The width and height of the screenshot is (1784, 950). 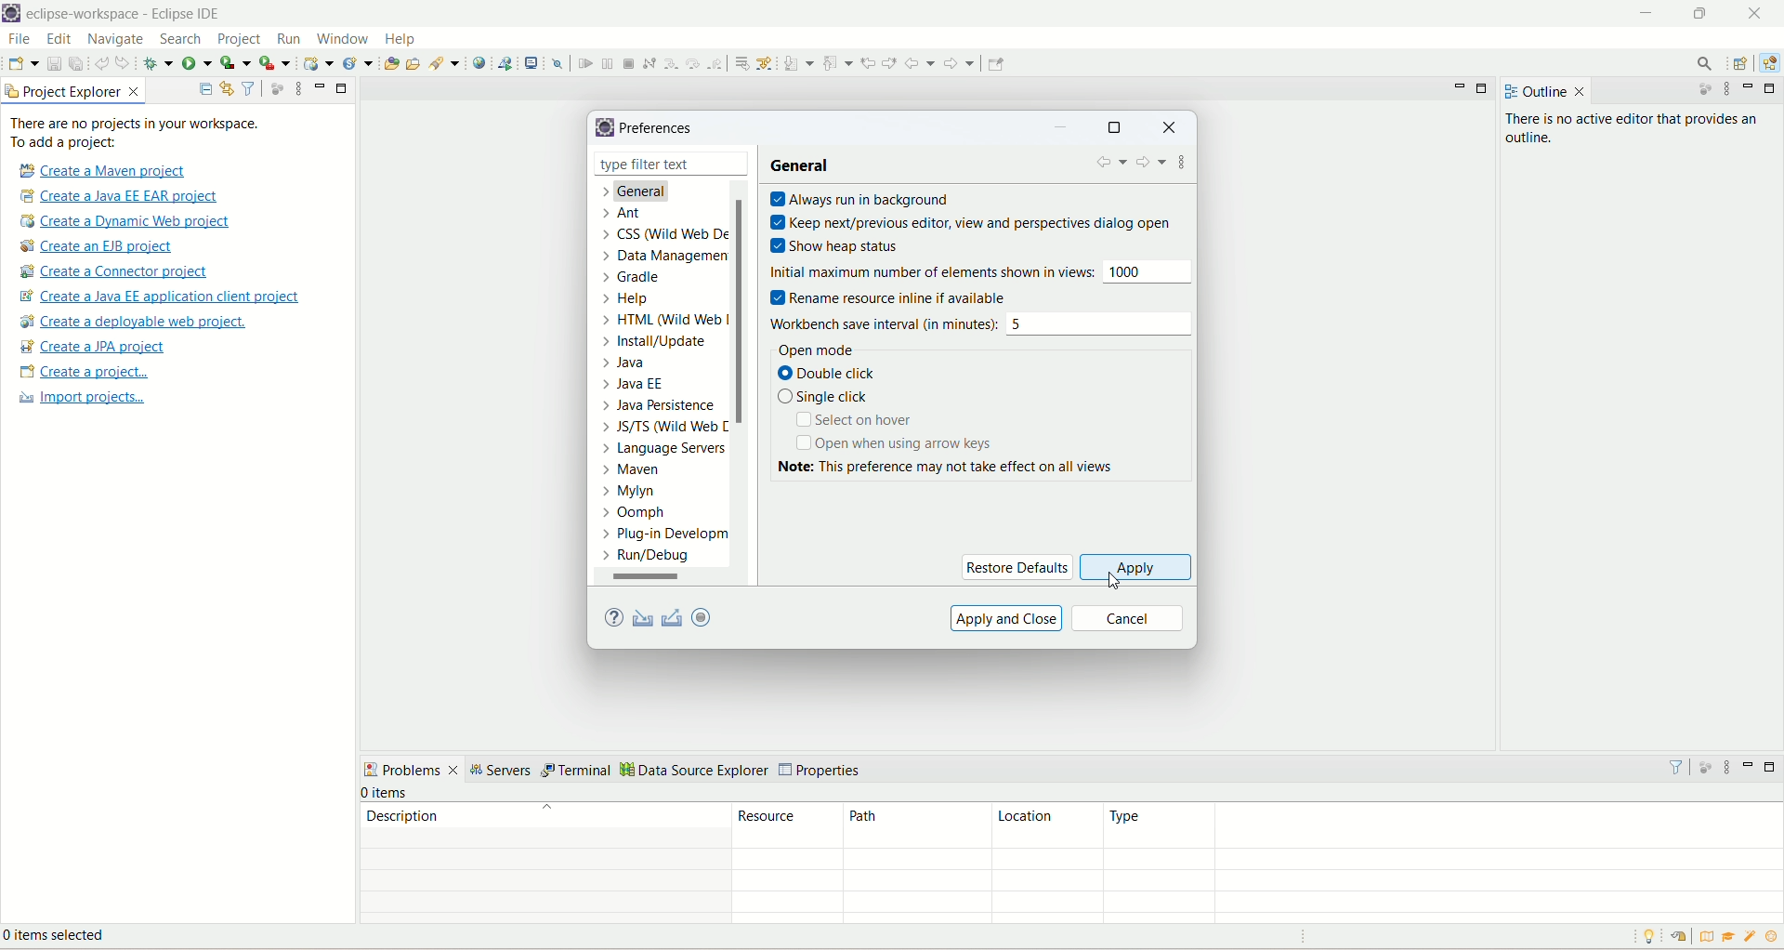 I want to click on focus on active task, so click(x=1703, y=765).